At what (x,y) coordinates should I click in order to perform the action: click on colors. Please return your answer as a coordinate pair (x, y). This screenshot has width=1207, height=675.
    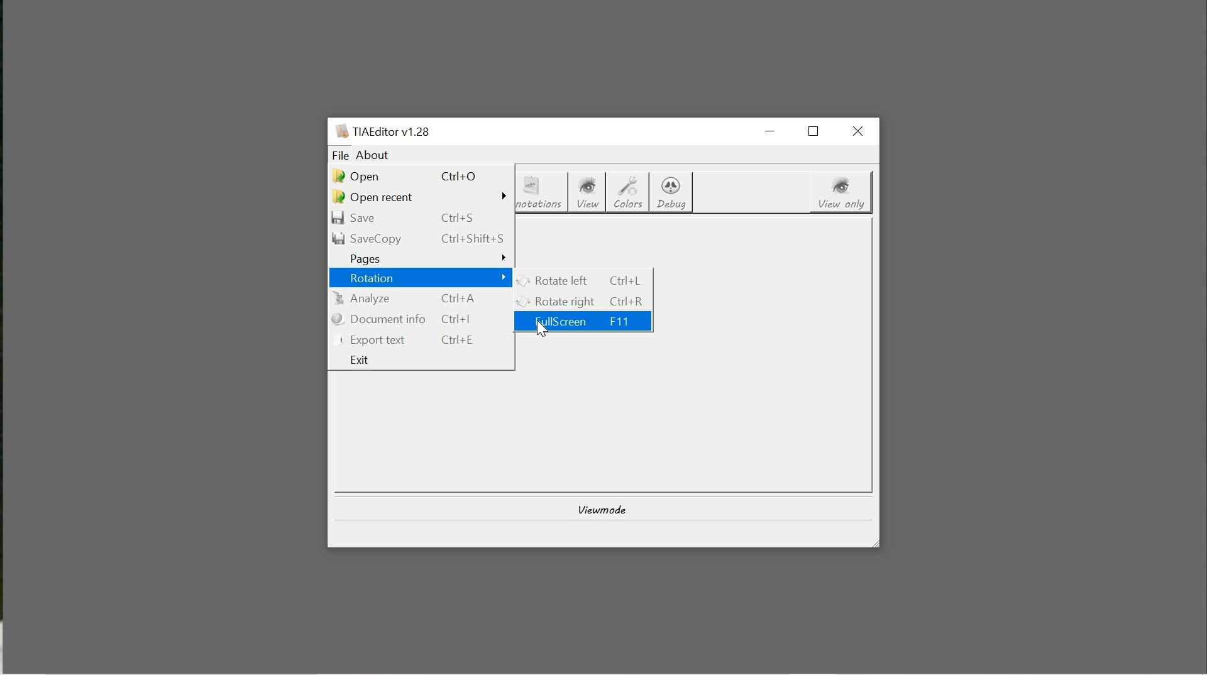
    Looking at the image, I should click on (629, 194).